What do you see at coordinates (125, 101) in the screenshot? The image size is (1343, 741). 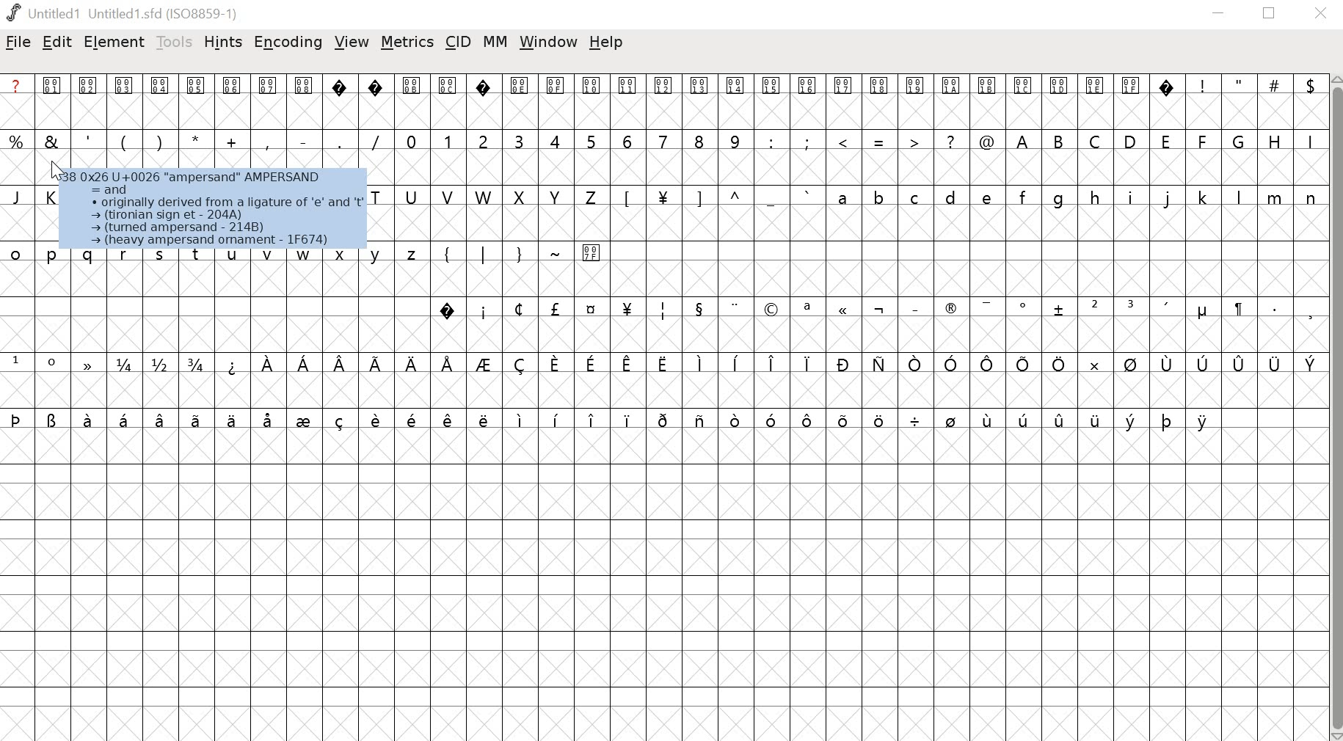 I see `0003` at bounding box center [125, 101].